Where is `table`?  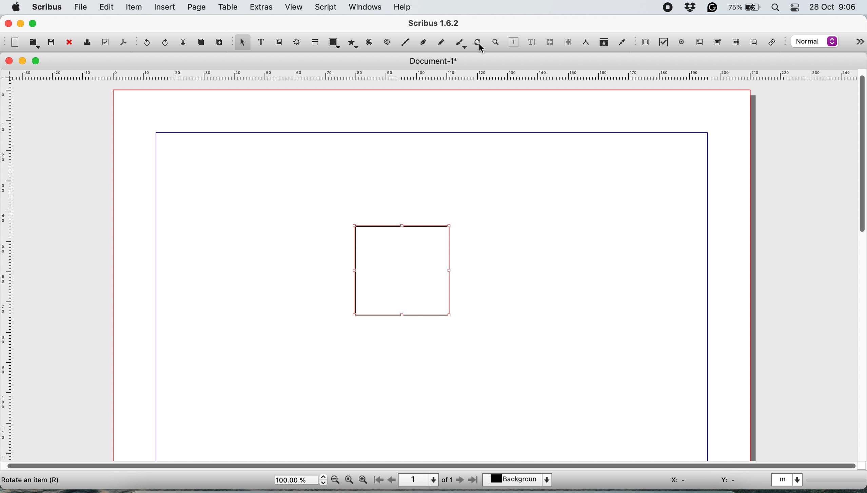 table is located at coordinates (229, 8).